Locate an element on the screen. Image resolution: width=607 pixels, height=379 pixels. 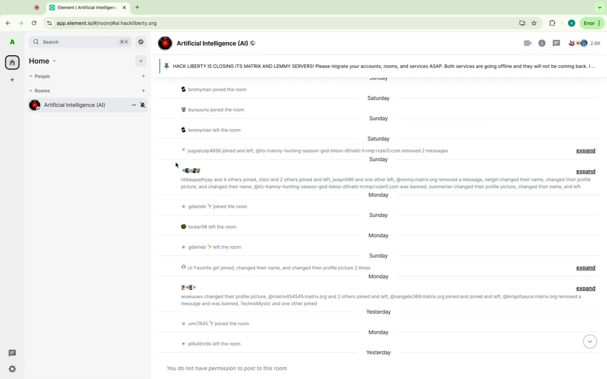
Day is located at coordinates (376, 118).